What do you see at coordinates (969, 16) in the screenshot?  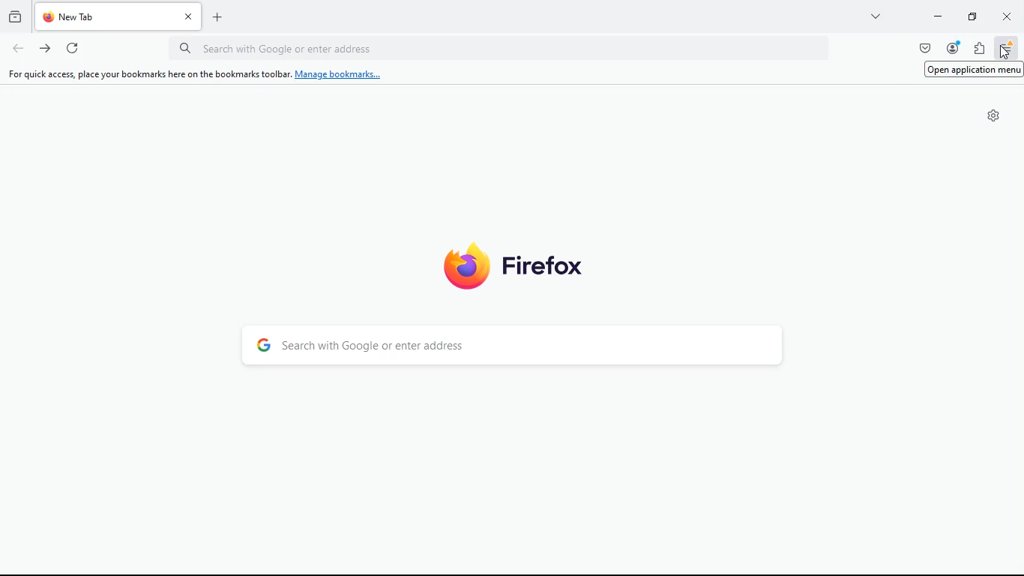 I see `maximize` at bounding box center [969, 16].